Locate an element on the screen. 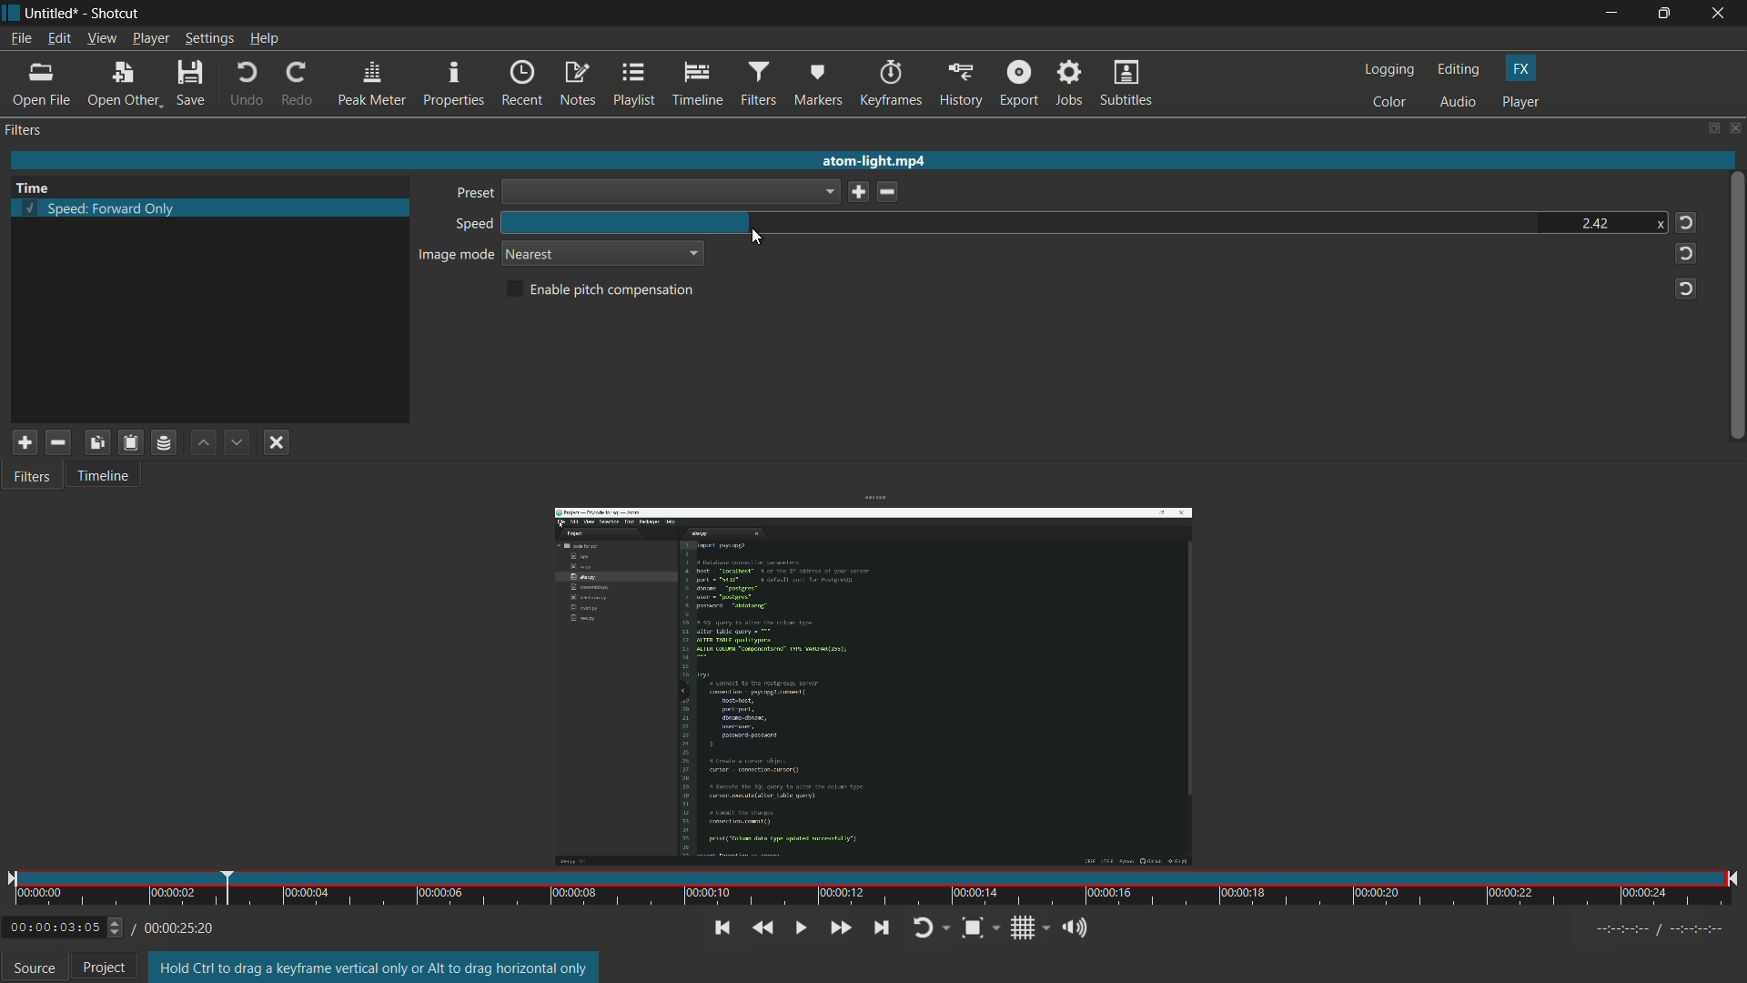 The width and height of the screenshot is (1747, 983). enable pitch compensation is located at coordinates (602, 290).